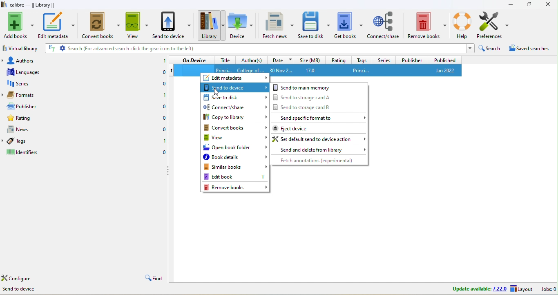 Image resolution: width=558 pixels, height=295 pixels. I want to click on library, so click(210, 25).